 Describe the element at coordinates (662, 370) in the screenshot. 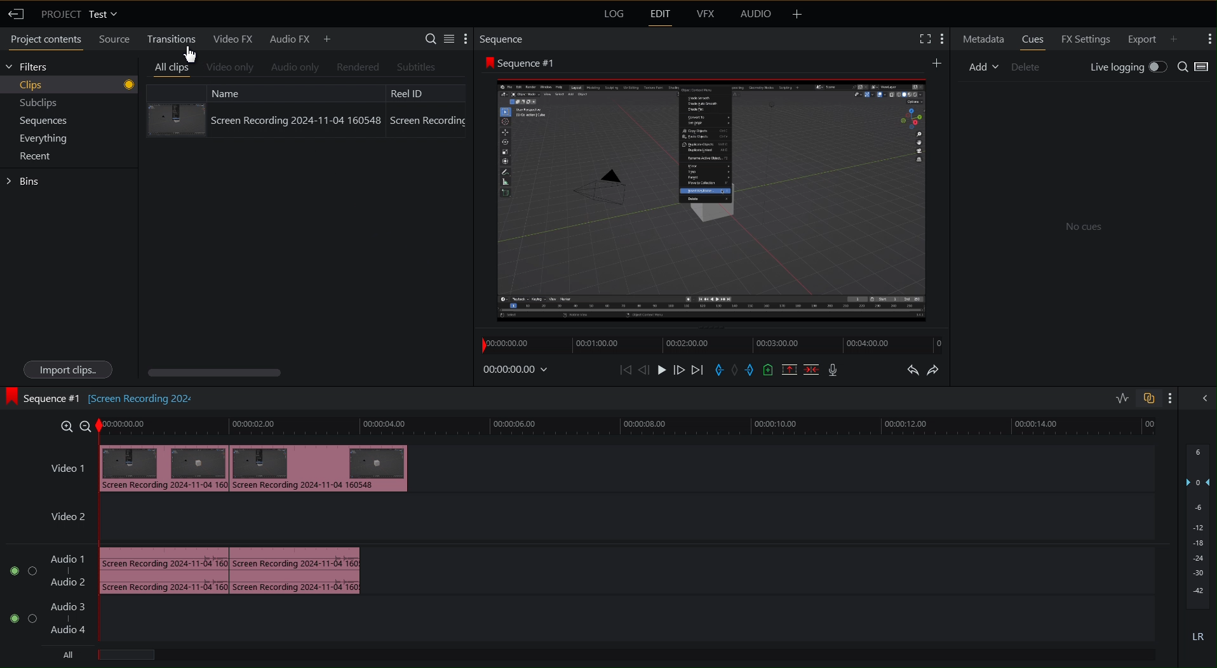

I see `Play` at that location.